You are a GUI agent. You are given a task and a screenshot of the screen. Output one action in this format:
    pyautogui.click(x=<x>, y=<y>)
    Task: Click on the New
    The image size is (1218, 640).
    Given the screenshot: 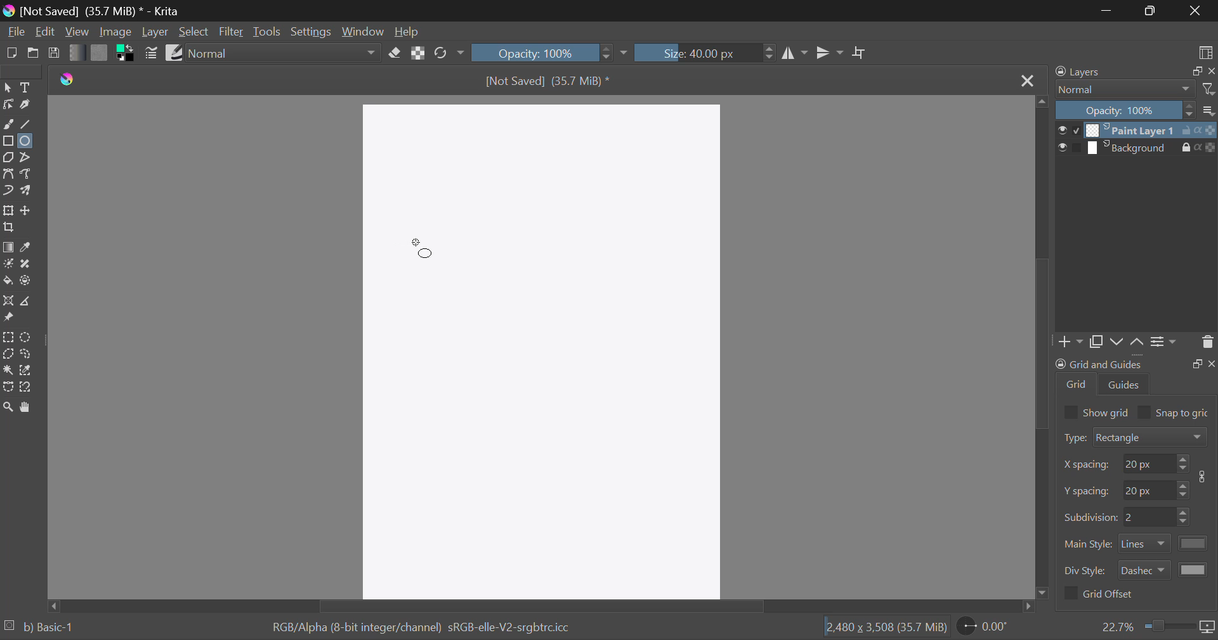 What is the action you would take?
    pyautogui.click(x=11, y=53)
    